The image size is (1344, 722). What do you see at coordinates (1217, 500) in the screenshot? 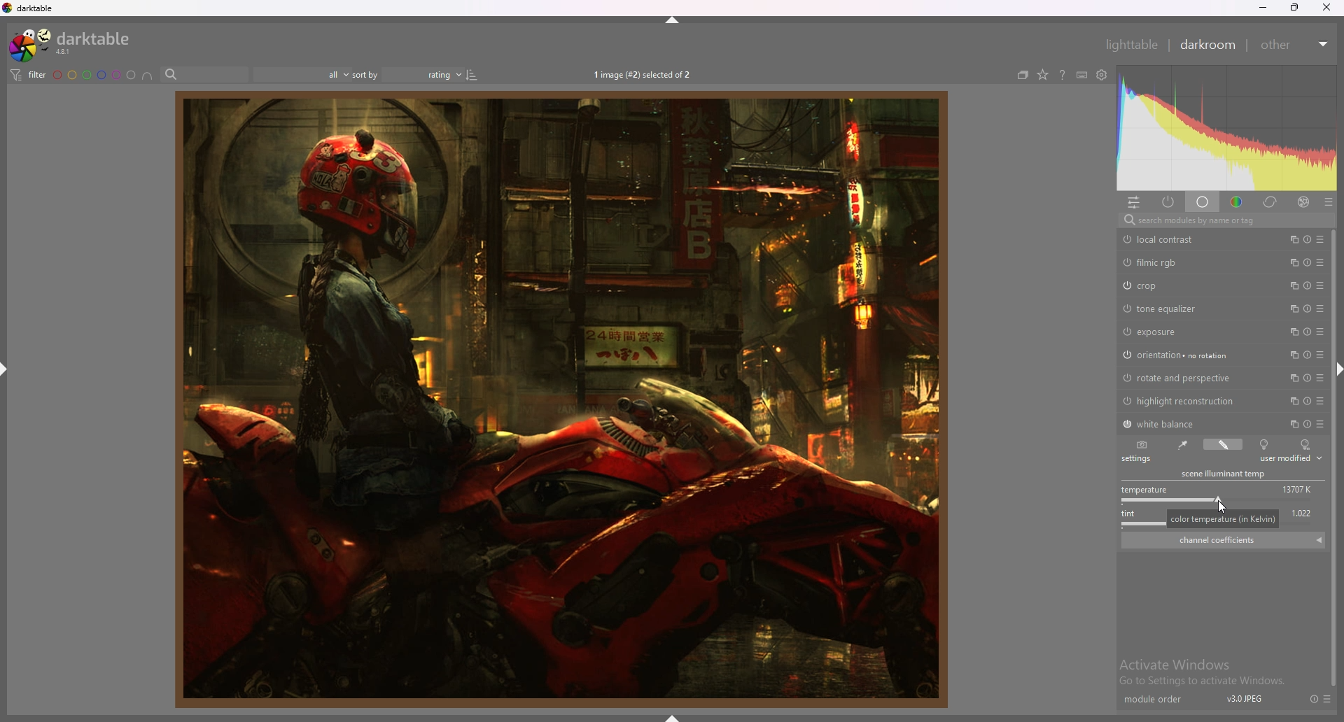
I see `temperature bar` at bounding box center [1217, 500].